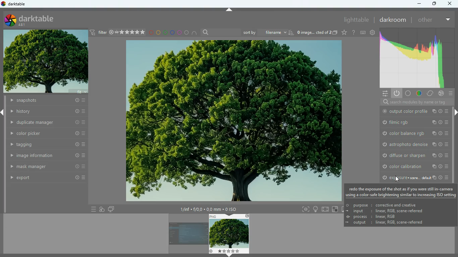  I want to click on semicircle, so click(195, 33).